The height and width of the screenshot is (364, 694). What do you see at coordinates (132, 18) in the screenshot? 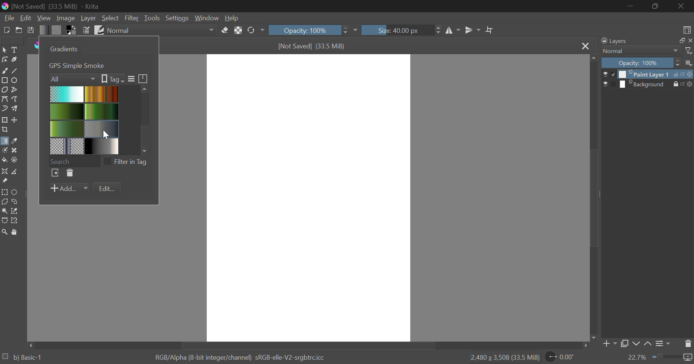
I see `Filter` at bounding box center [132, 18].